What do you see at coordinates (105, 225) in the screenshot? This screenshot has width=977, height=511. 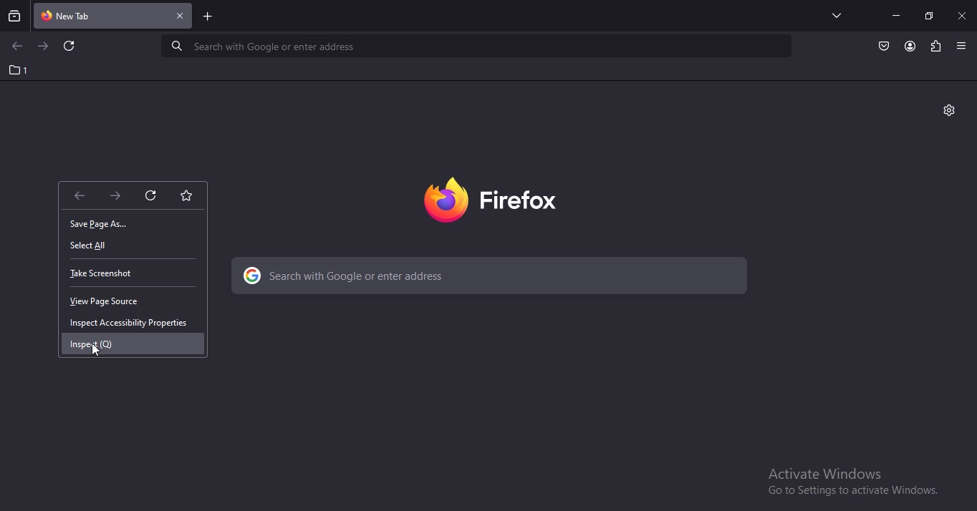 I see `save page as ` at bounding box center [105, 225].